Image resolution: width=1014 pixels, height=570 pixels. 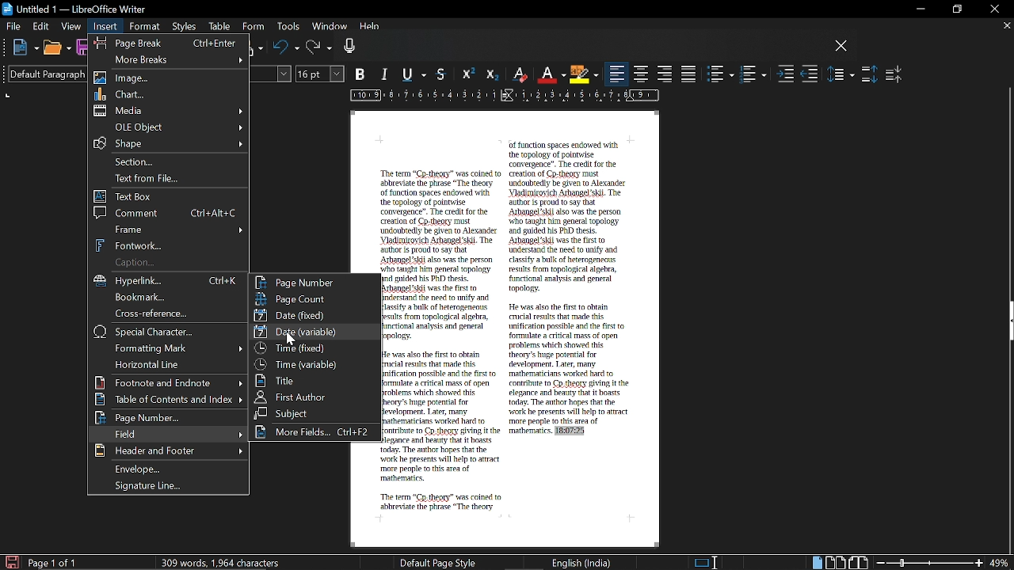 What do you see at coordinates (167, 418) in the screenshot?
I see `Page number` at bounding box center [167, 418].